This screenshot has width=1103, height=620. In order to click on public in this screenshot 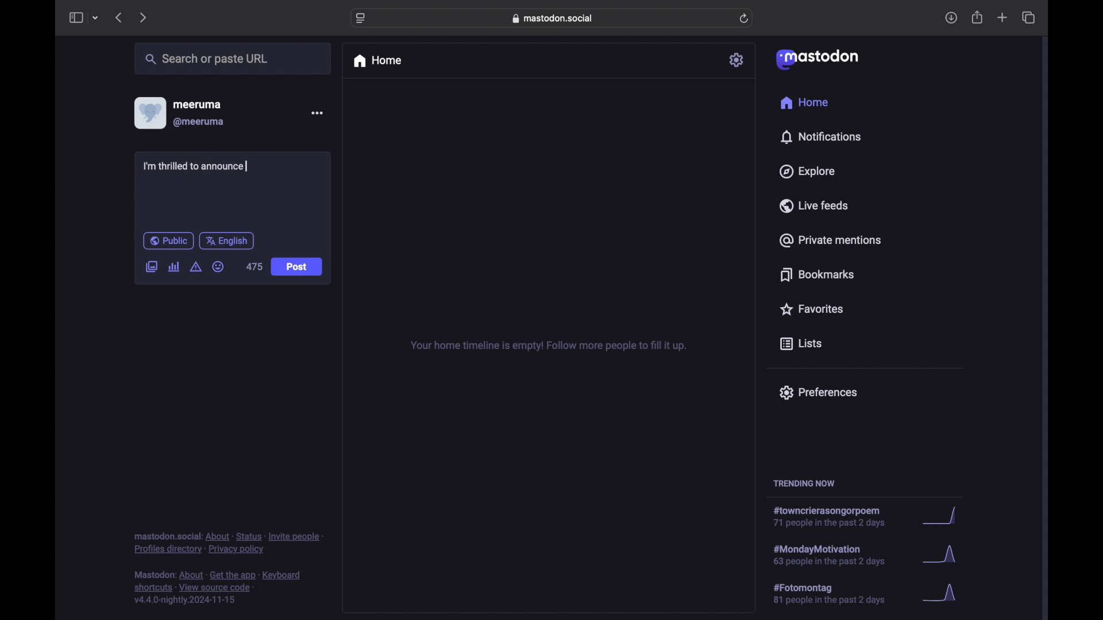, I will do `click(168, 241)`.